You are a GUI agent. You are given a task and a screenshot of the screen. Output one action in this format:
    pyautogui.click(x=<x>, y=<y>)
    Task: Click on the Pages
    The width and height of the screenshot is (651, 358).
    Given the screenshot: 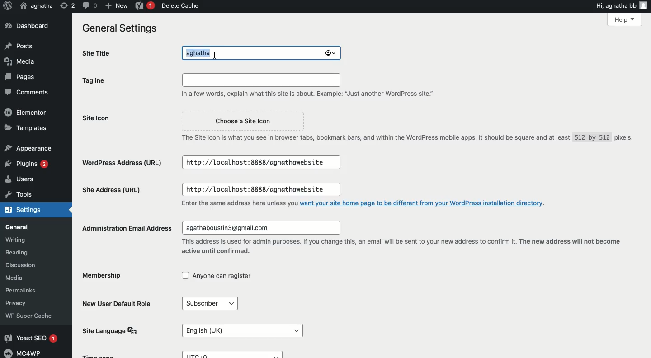 What is the action you would take?
    pyautogui.click(x=20, y=76)
    